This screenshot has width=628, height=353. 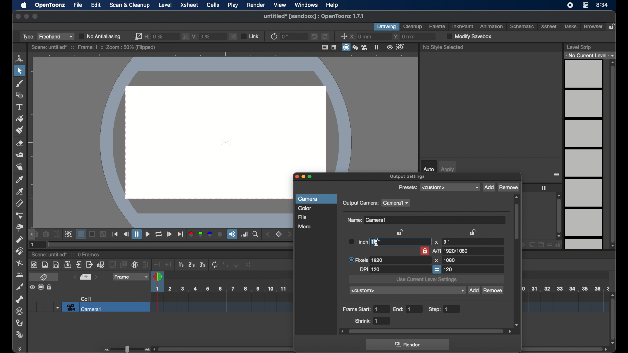 What do you see at coordinates (137, 235) in the screenshot?
I see `` at bounding box center [137, 235].